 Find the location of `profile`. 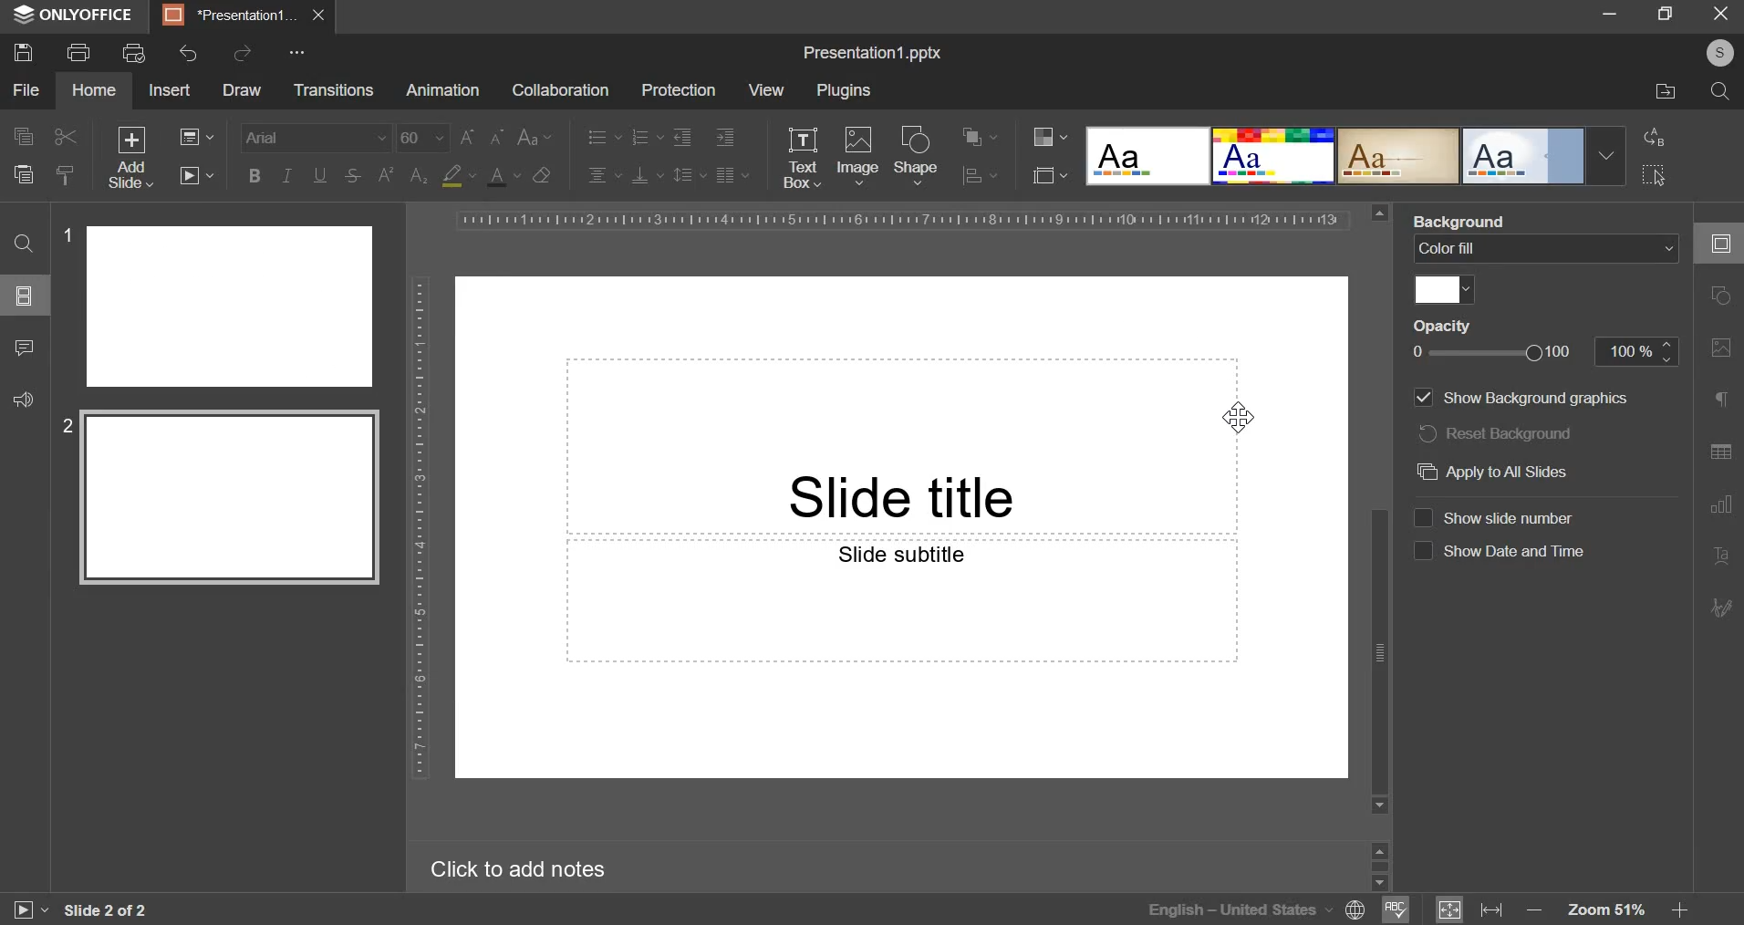

profile is located at coordinates (1715, 54).